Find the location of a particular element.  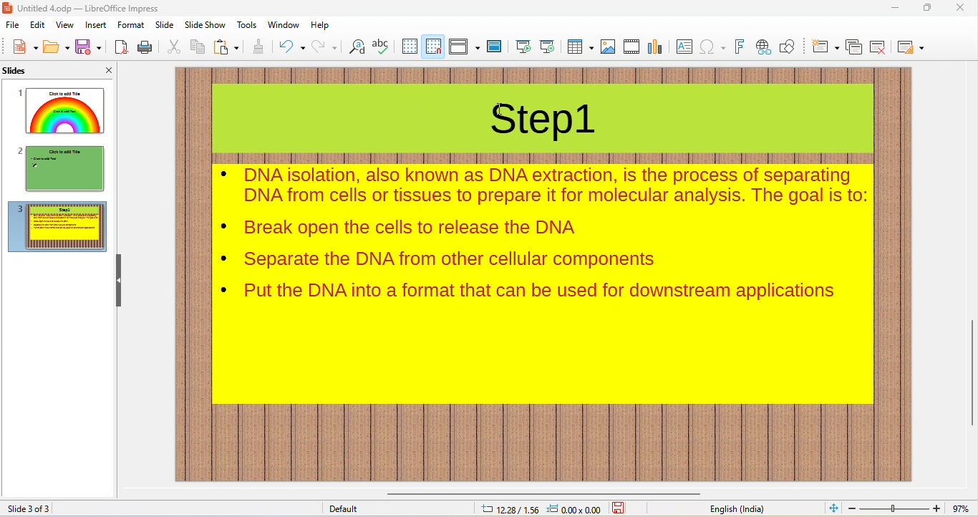

print is located at coordinates (147, 48).